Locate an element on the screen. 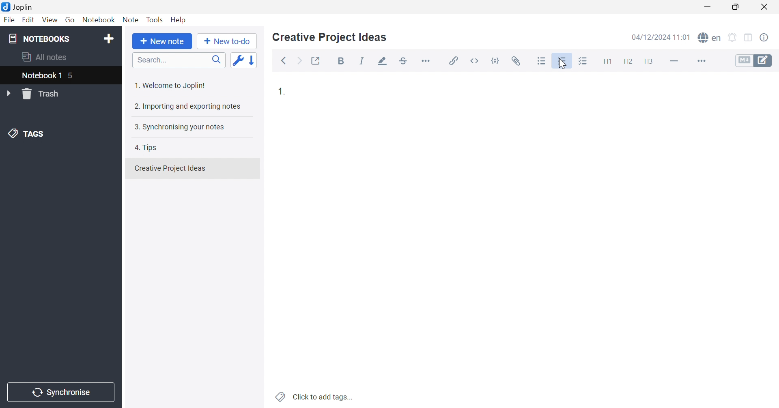  File is located at coordinates (9, 21).